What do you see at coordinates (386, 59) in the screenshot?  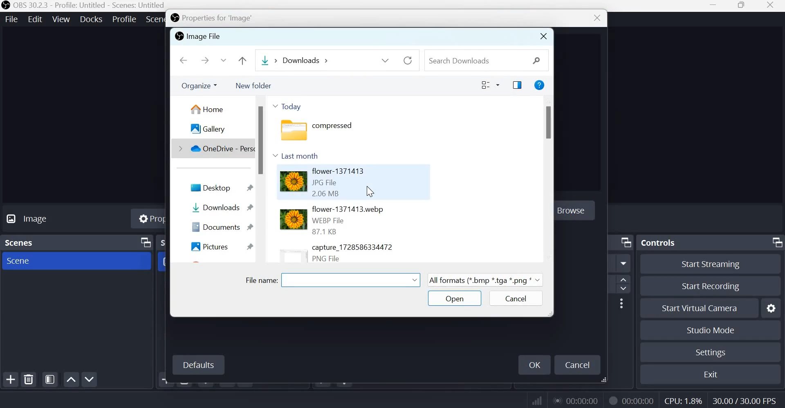 I see `previous locations` at bounding box center [386, 59].